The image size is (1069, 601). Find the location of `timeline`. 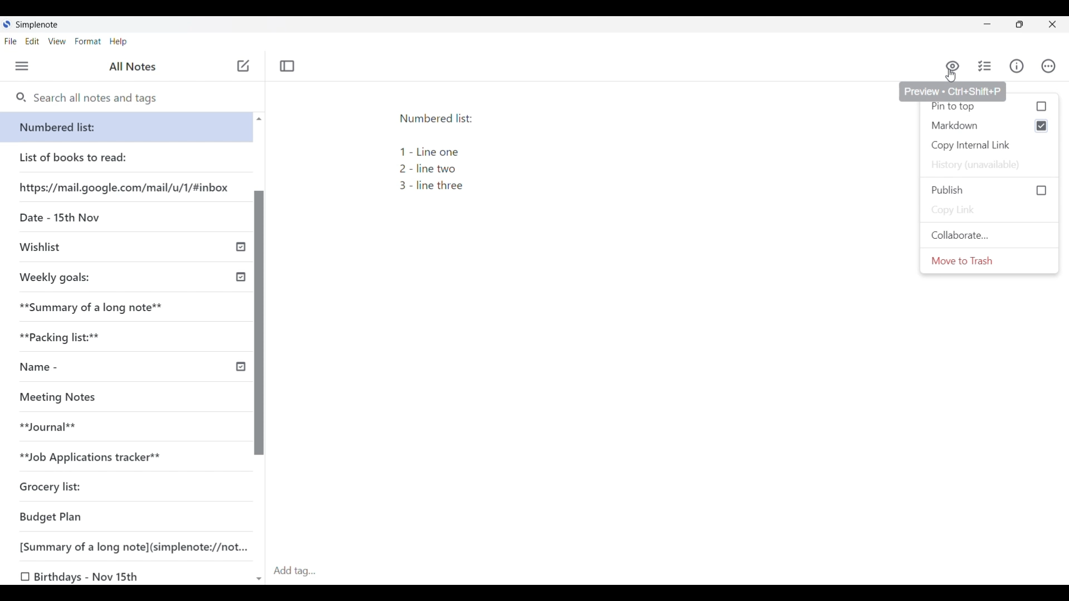

timeline is located at coordinates (239, 246).